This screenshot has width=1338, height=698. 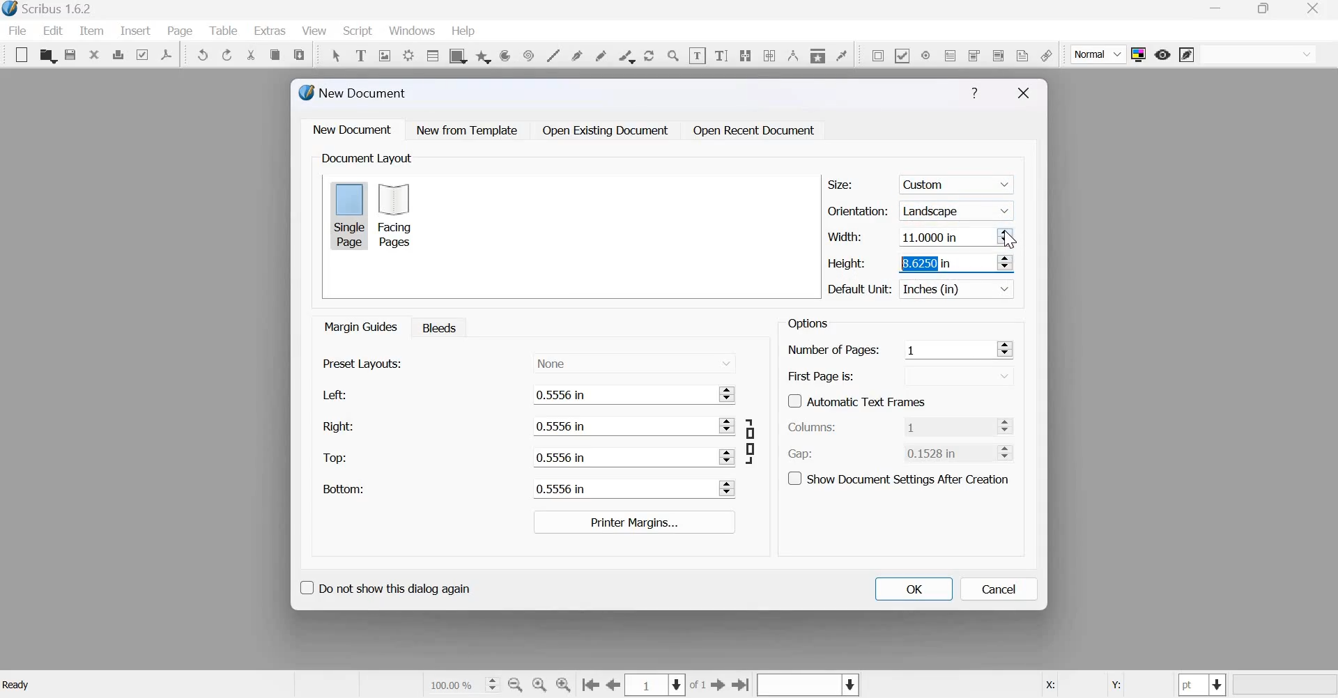 I want to click on Eye dropper, so click(x=841, y=54).